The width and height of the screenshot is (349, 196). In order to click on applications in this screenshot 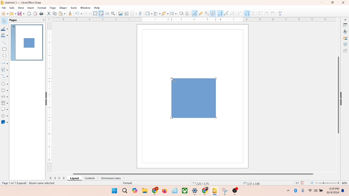, I will do `click(197, 191)`.